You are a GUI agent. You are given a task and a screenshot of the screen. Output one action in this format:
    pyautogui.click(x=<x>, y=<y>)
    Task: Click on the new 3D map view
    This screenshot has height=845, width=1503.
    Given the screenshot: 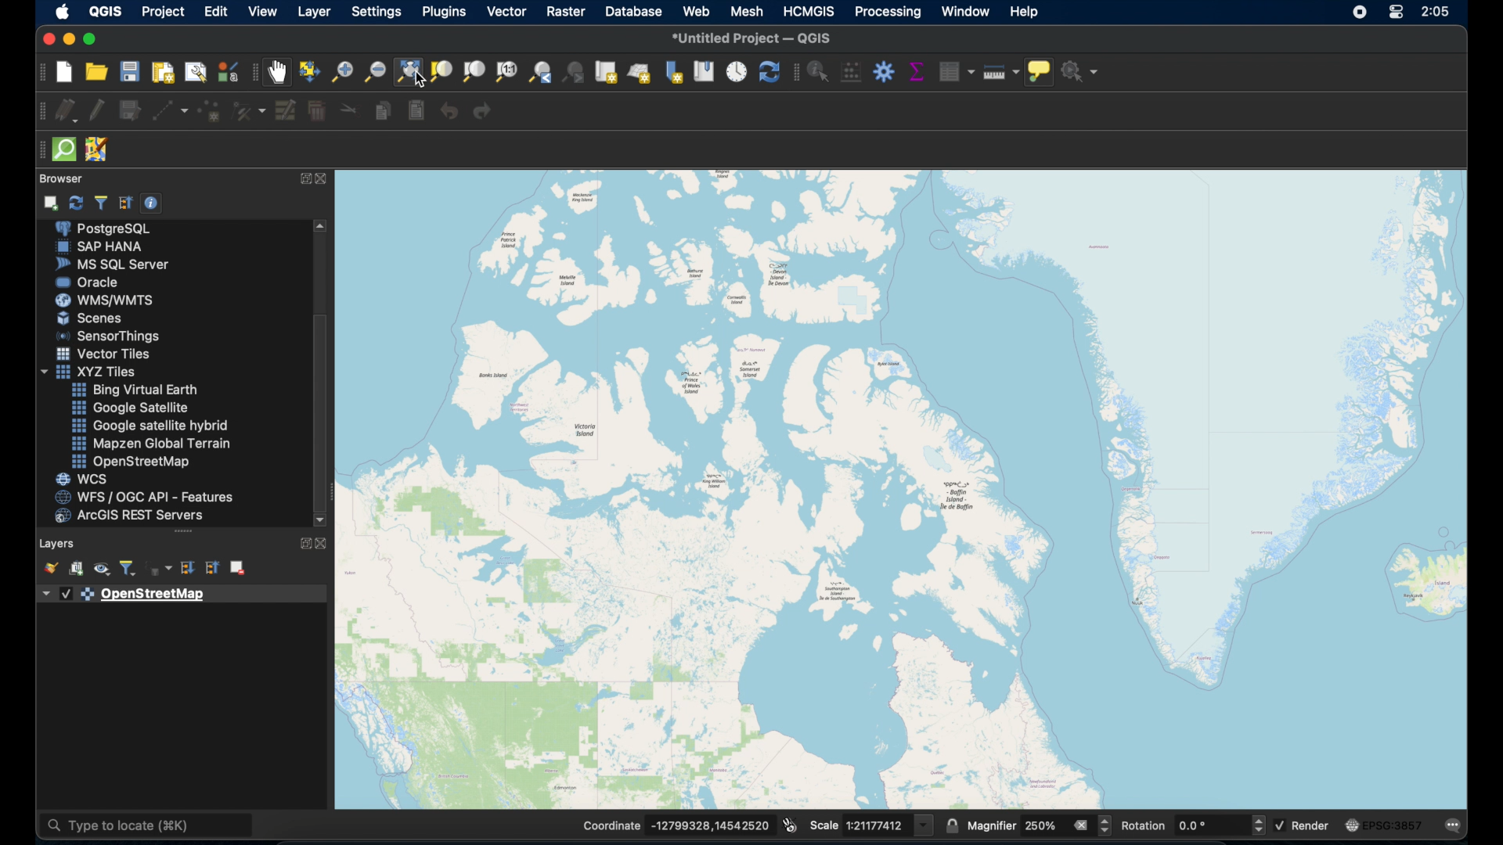 What is the action you would take?
    pyautogui.click(x=640, y=74)
    